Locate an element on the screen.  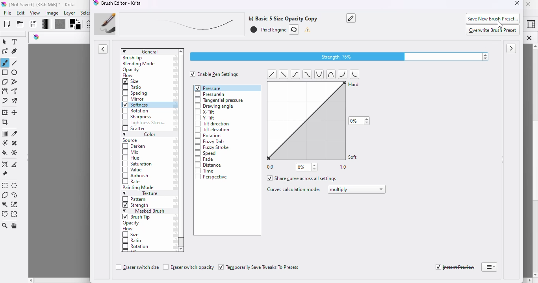
share curve across all settings is located at coordinates (302, 178).